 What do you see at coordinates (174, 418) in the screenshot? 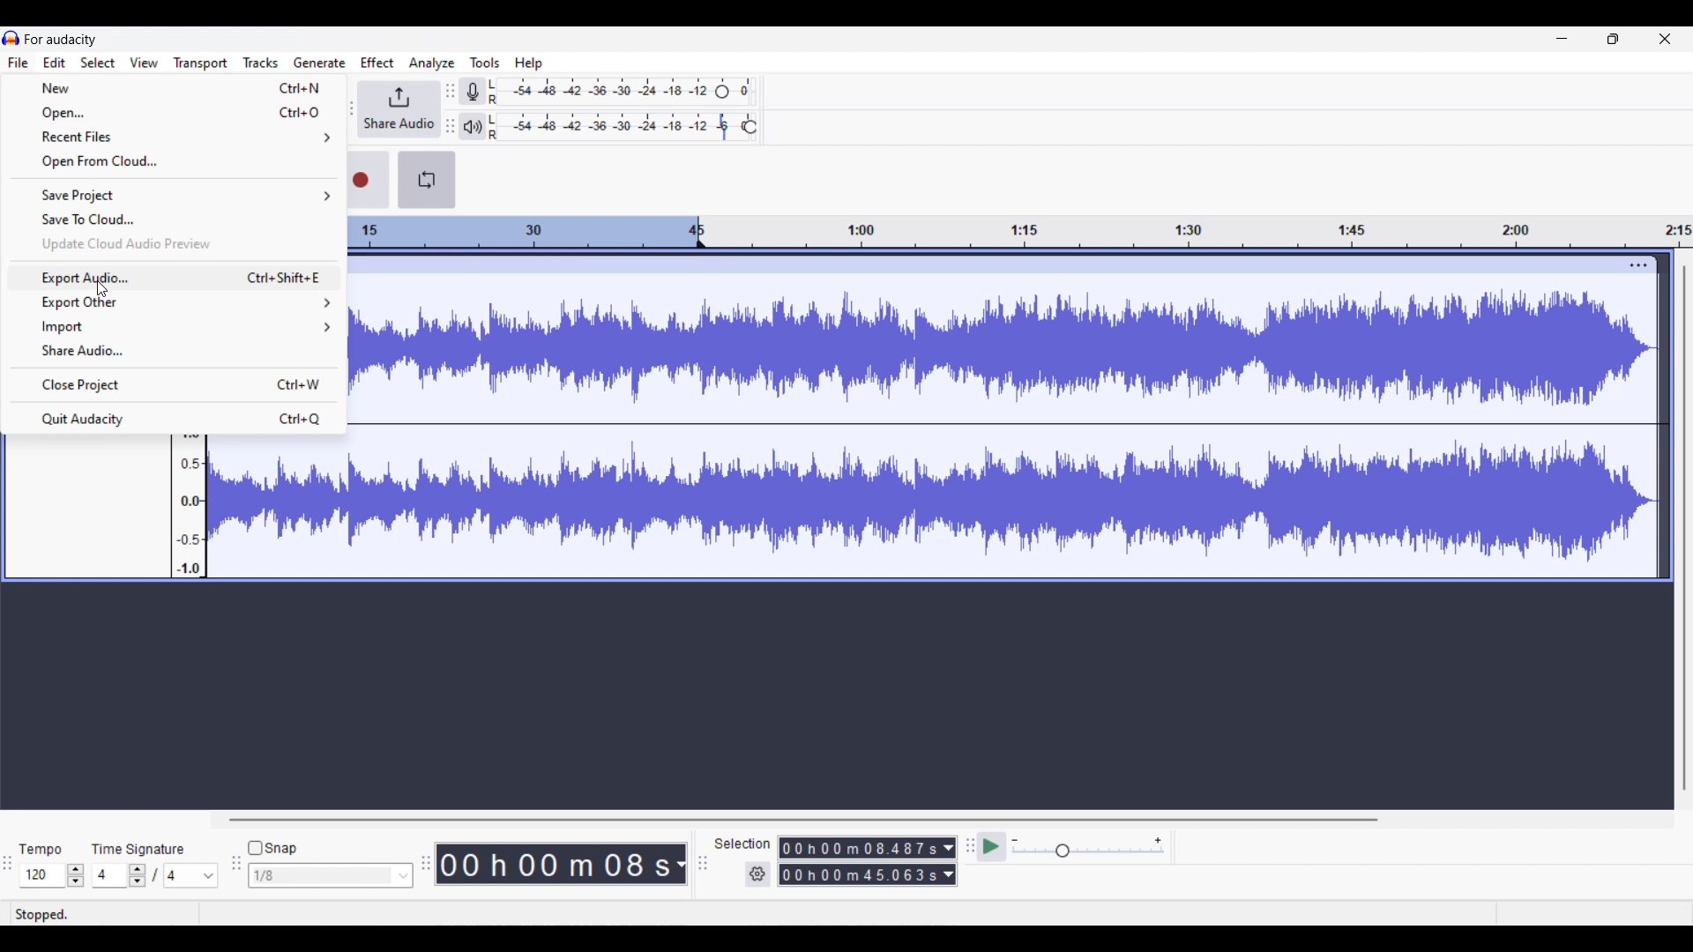
I see `Quit Audacity` at bounding box center [174, 418].